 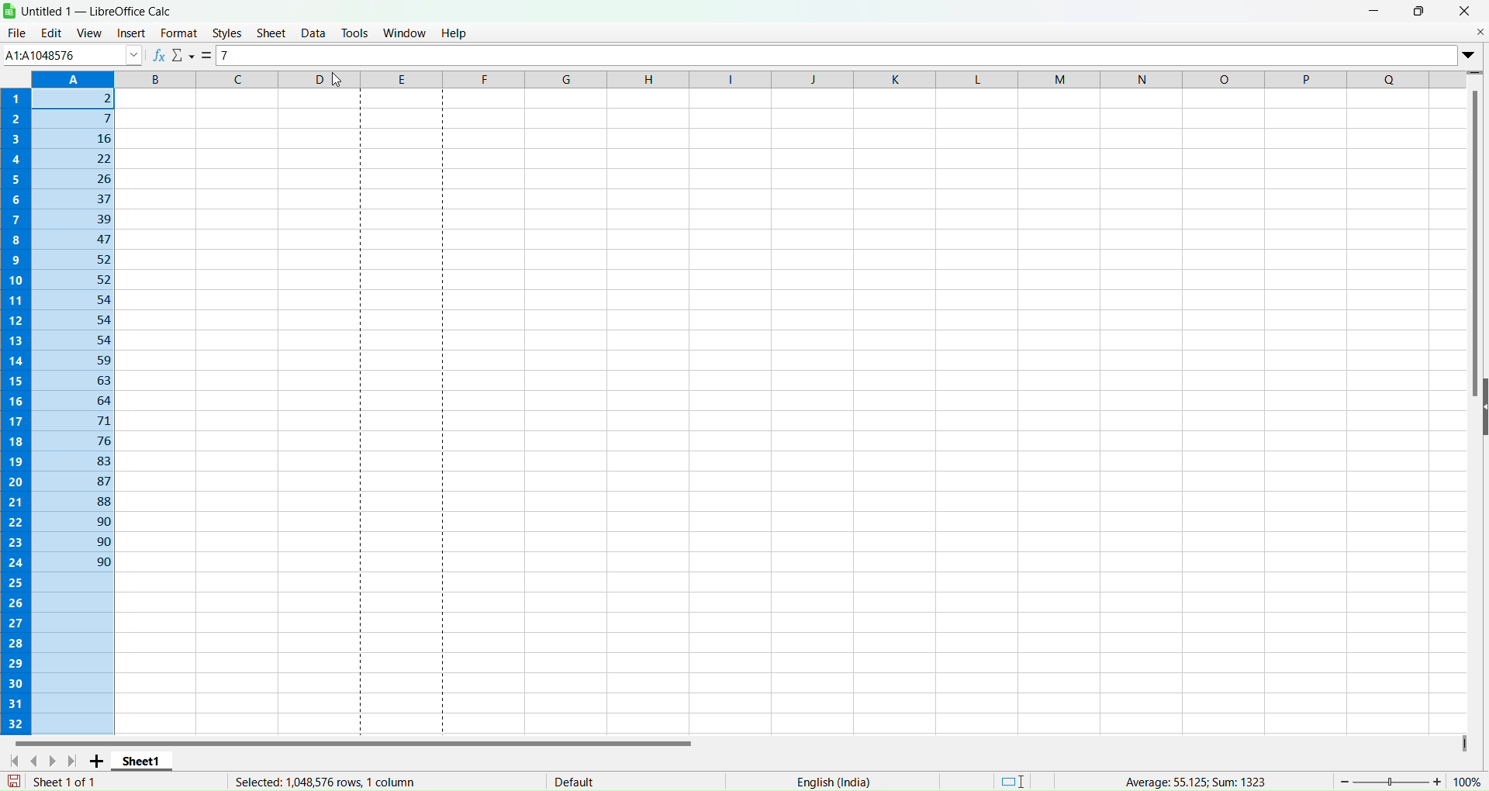 What do you see at coordinates (1479, 31) in the screenshot?
I see `Close Document` at bounding box center [1479, 31].